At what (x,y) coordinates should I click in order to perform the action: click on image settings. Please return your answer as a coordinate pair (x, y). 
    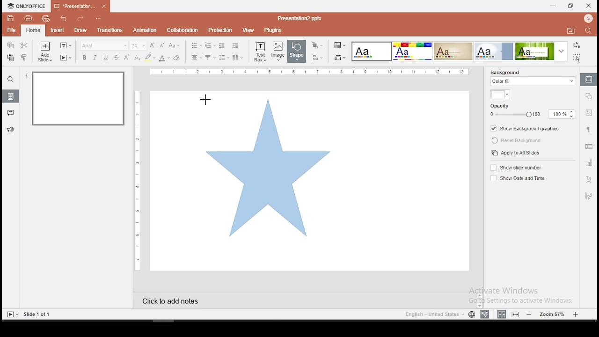
    Looking at the image, I should click on (589, 113).